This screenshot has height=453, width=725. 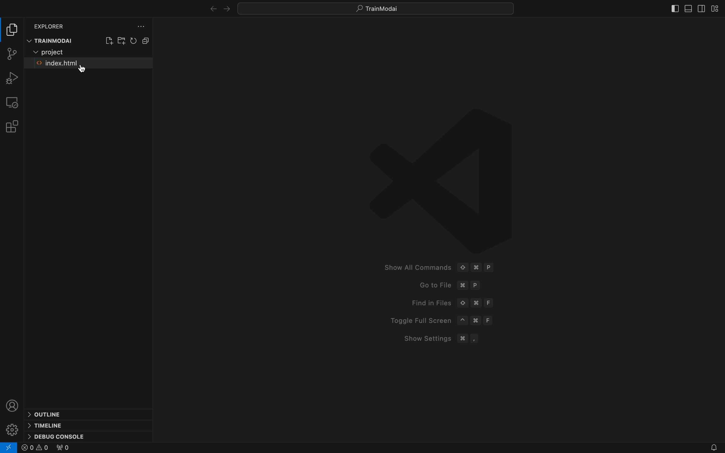 What do you see at coordinates (715, 7) in the screenshot?
I see `layouts` at bounding box center [715, 7].